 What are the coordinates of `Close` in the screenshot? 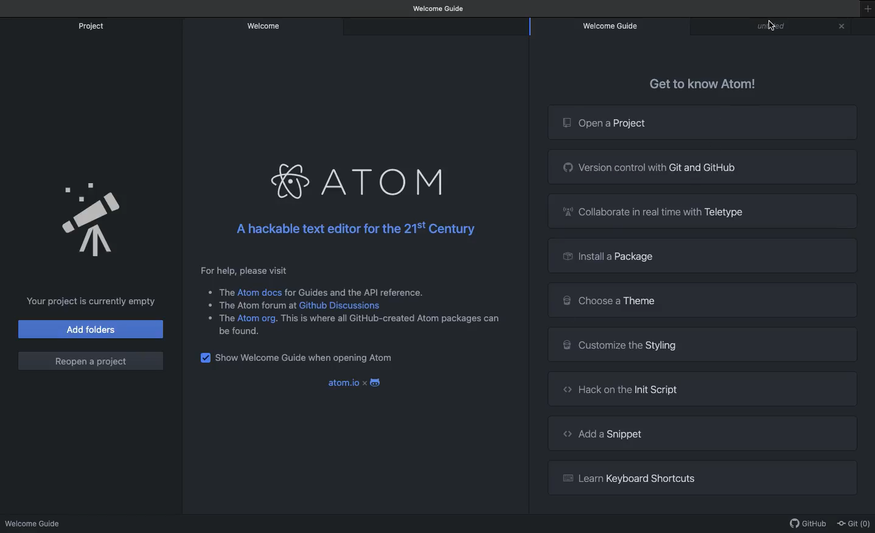 It's located at (843, 26).